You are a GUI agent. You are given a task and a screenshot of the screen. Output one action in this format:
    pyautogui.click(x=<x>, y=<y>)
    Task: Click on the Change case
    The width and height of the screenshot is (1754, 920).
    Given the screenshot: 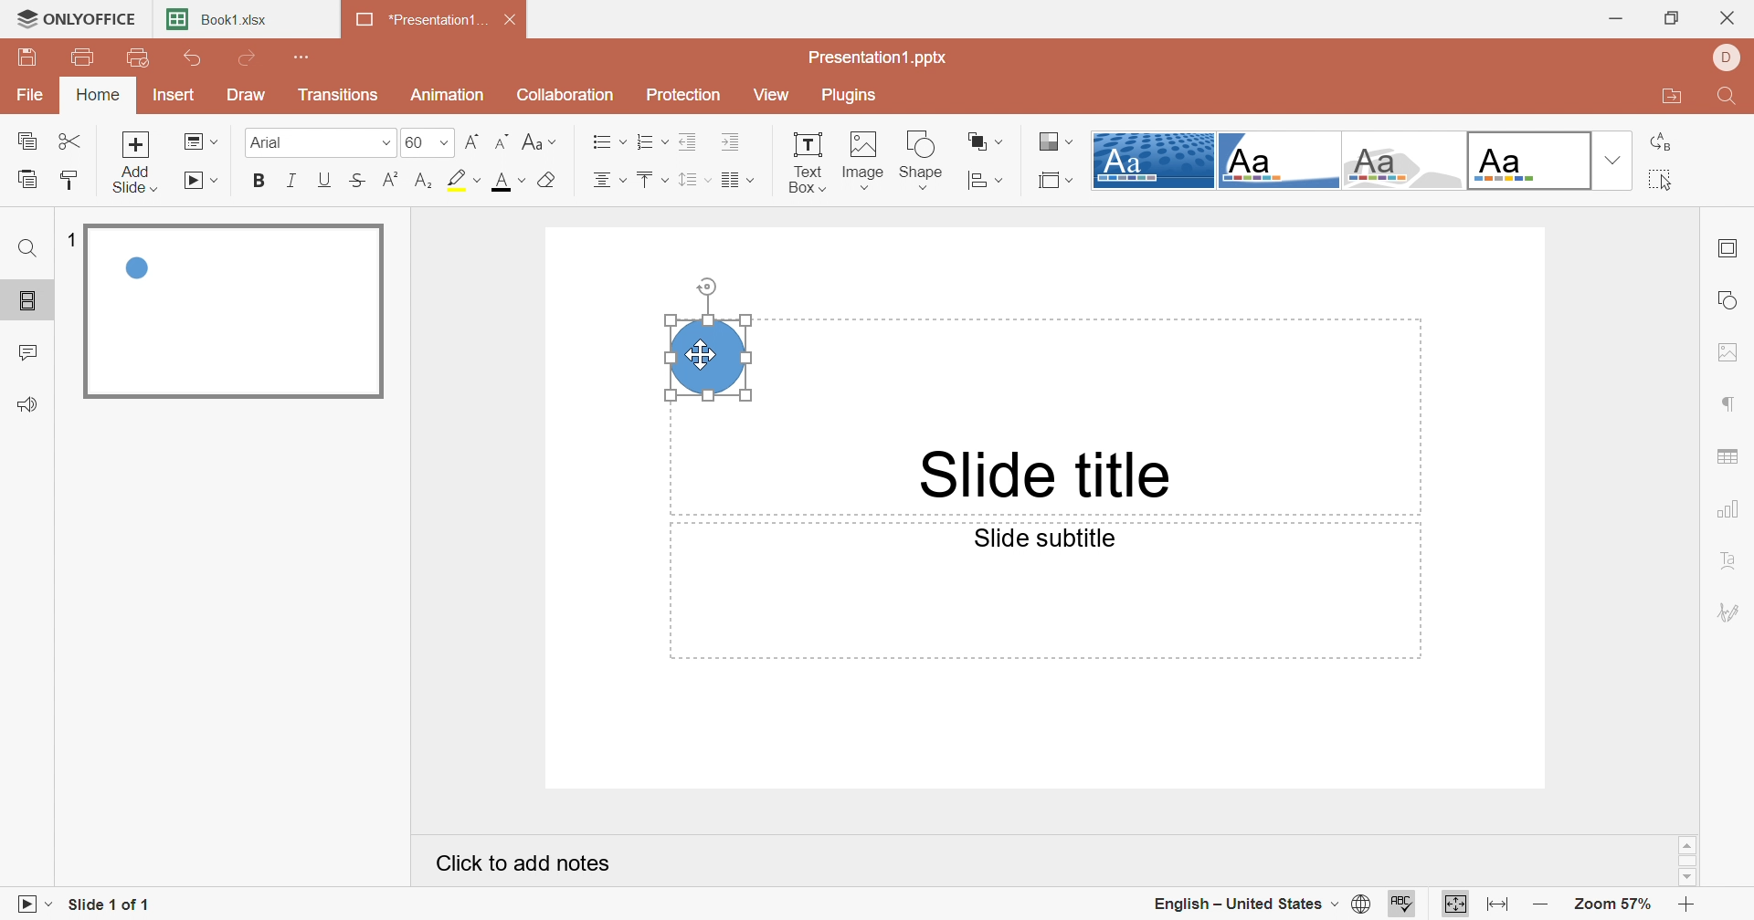 What is the action you would take?
    pyautogui.click(x=540, y=141)
    